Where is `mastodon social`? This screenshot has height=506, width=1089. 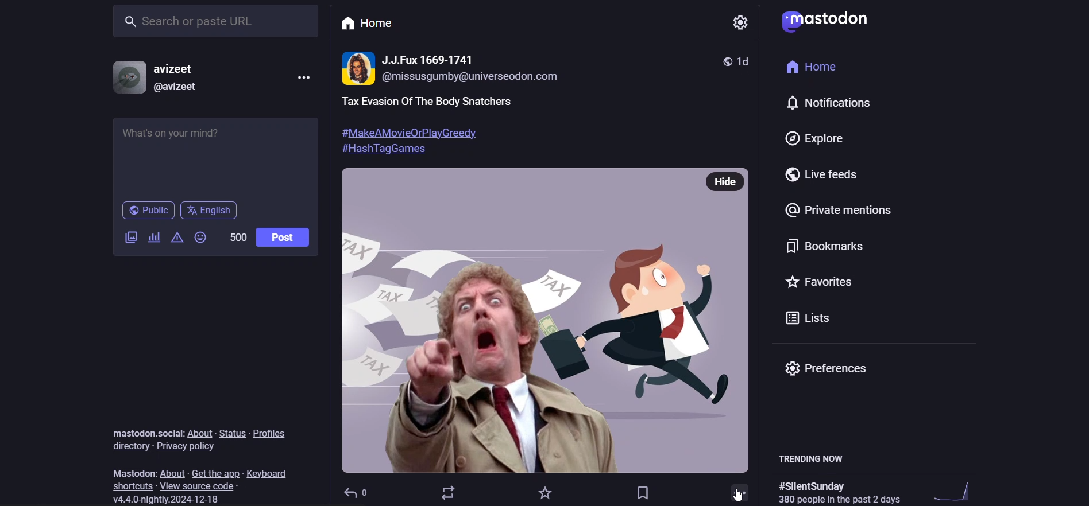 mastodon social is located at coordinates (143, 432).